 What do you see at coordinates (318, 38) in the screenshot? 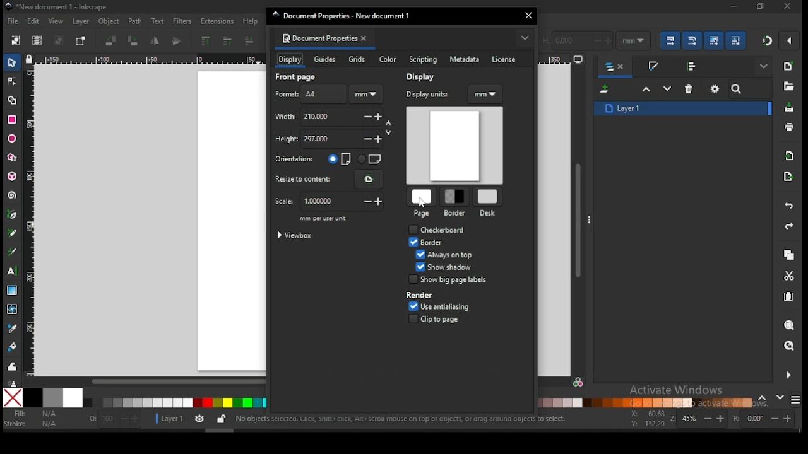
I see `document properties` at bounding box center [318, 38].